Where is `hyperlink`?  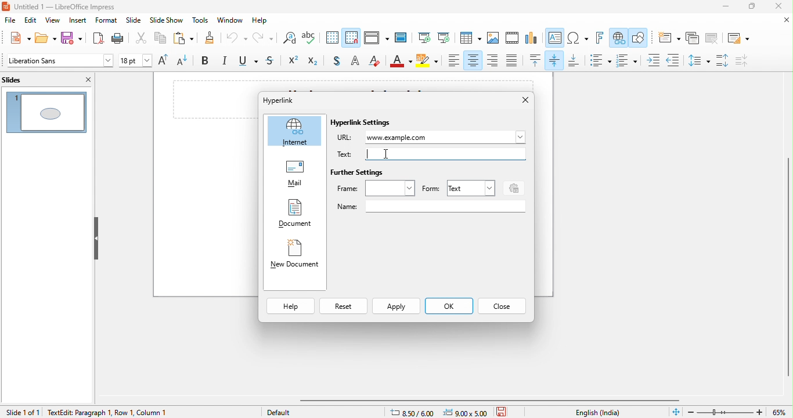 hyperlink is located at coordinates (290, 100).